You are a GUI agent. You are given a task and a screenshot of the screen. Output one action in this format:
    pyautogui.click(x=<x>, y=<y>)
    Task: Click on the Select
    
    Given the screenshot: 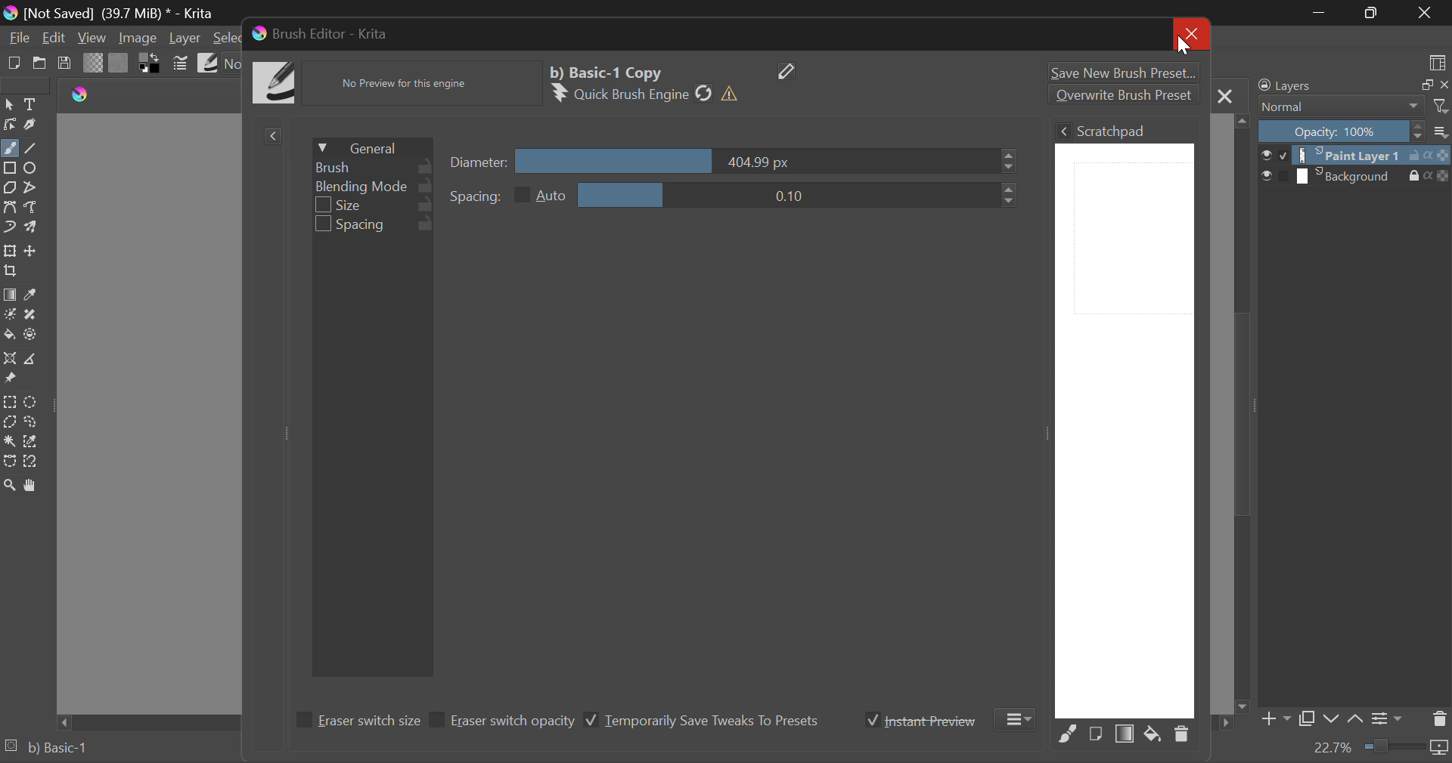 What is the action you would take?
    pyautogui.click(x=224, y=40)
    